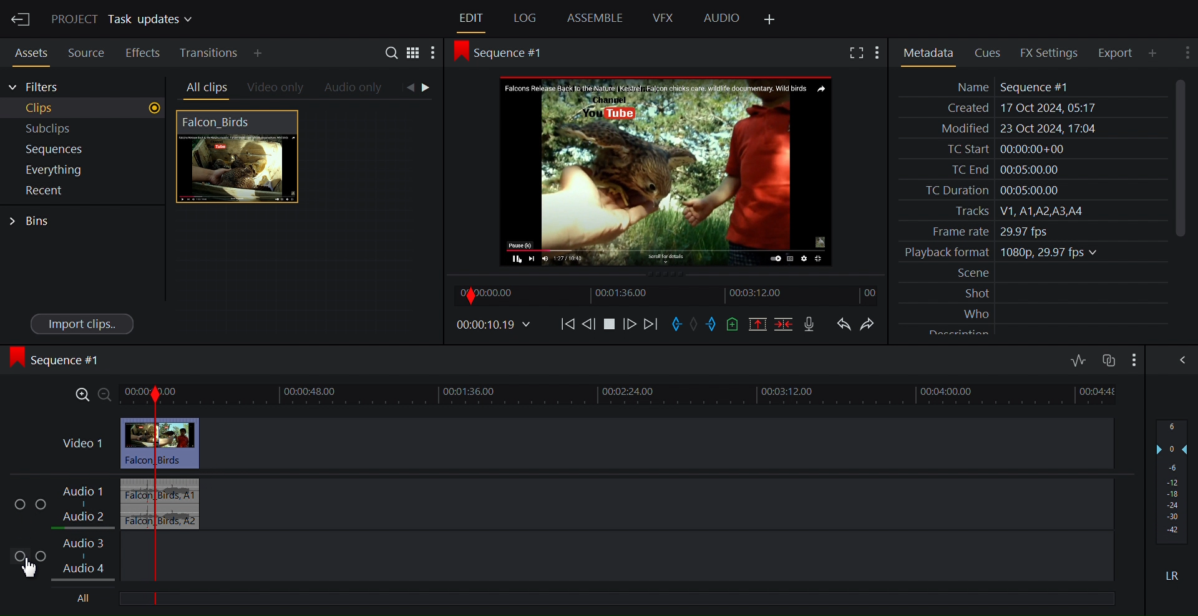 The width and height of the screenshot is (1198, 616). Describe the element at coordinates (88, 505) in the screenshot. I see `Audio Track 1, Audio Track 2` at that location.